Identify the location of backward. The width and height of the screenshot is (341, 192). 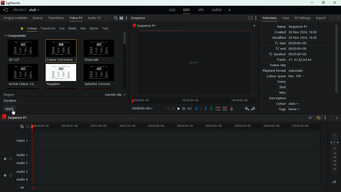
(245, 109).